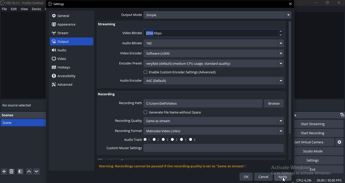 This screenshot has height=183, width=345. What do you see at coordinates (37, 171) in the screenshot?
I see `move down scene` at bounding box center [37, 171].